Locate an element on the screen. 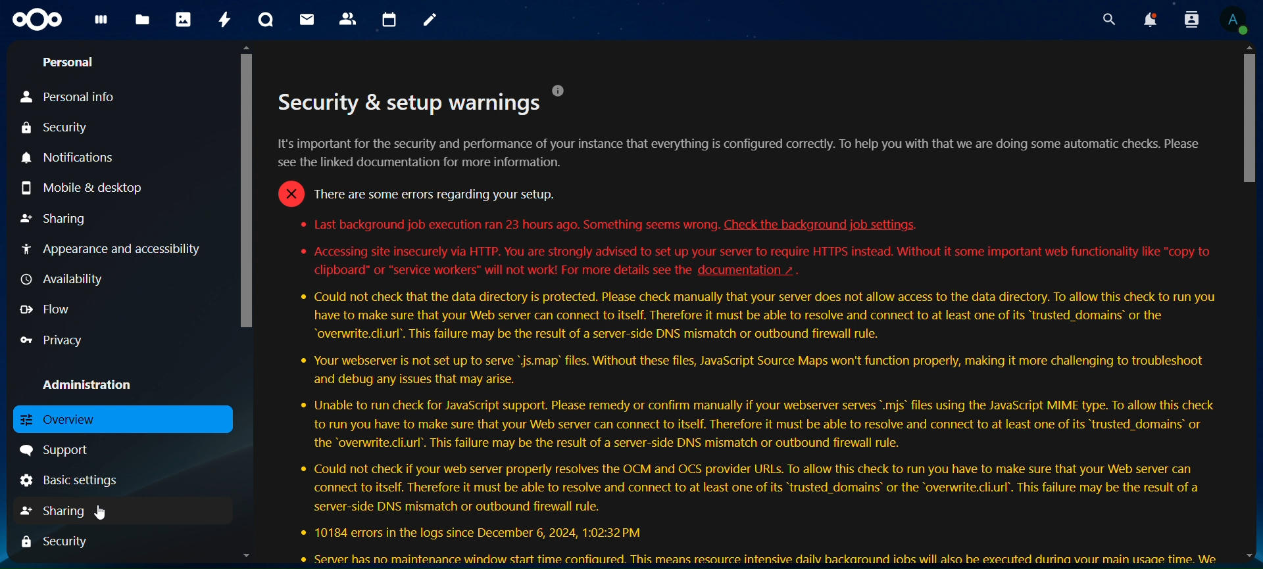 The image size is (1263, 569). notes is located at coordinates (429, 21).